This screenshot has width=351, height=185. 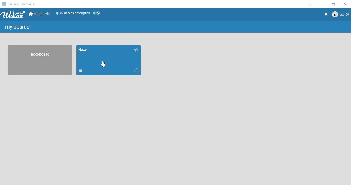 What do you see at coordinates (333, 4) in the screenshot?
I see `maximize` at bounding box center [333, 4].